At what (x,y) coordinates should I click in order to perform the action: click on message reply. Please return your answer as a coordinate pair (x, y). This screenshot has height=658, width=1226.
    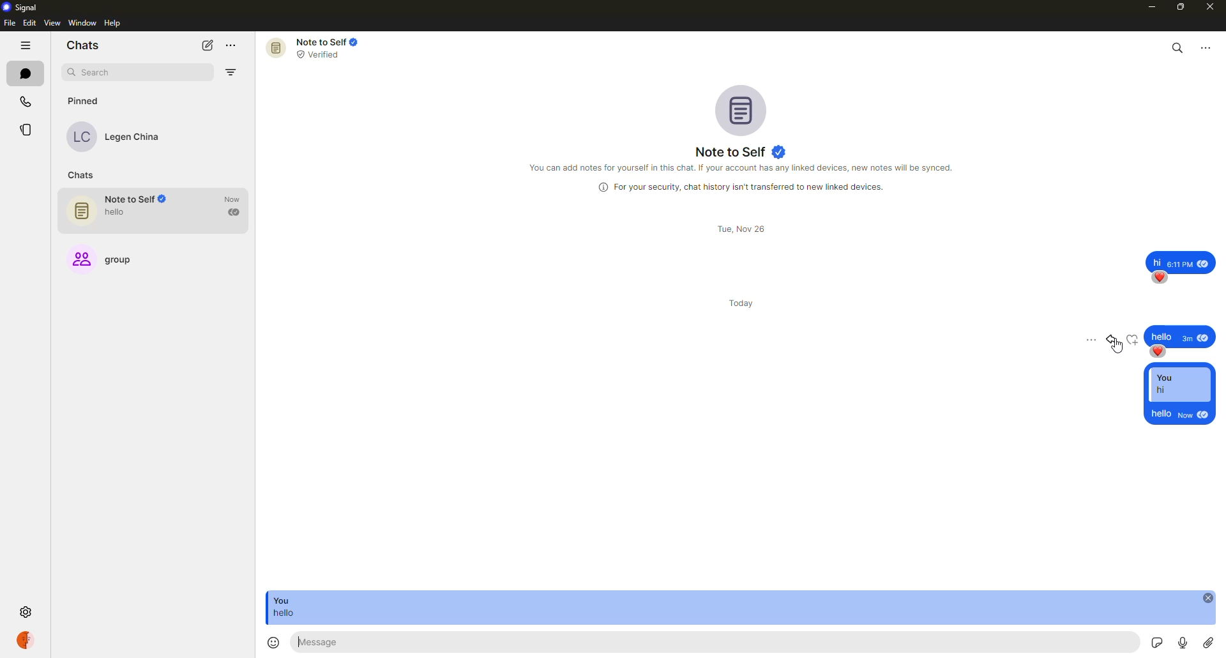
    Looking at the image, I should click on (356, 606).